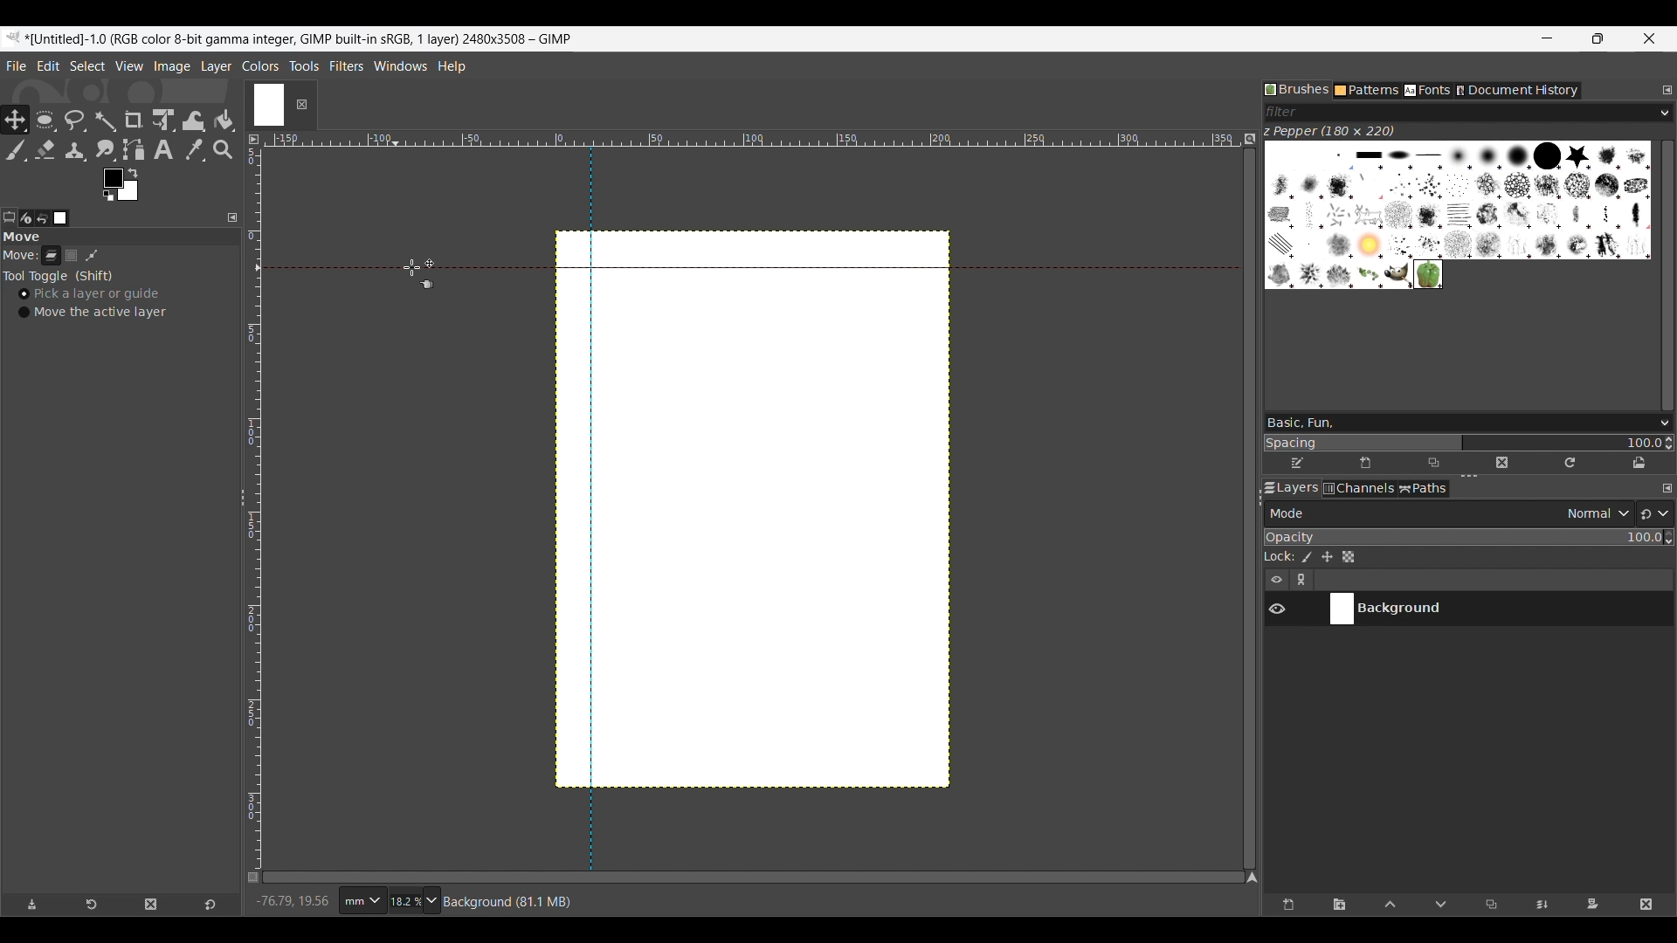 This screenshot has height=943, width=1677. I want to click on Layer menu, so click(215, 66).